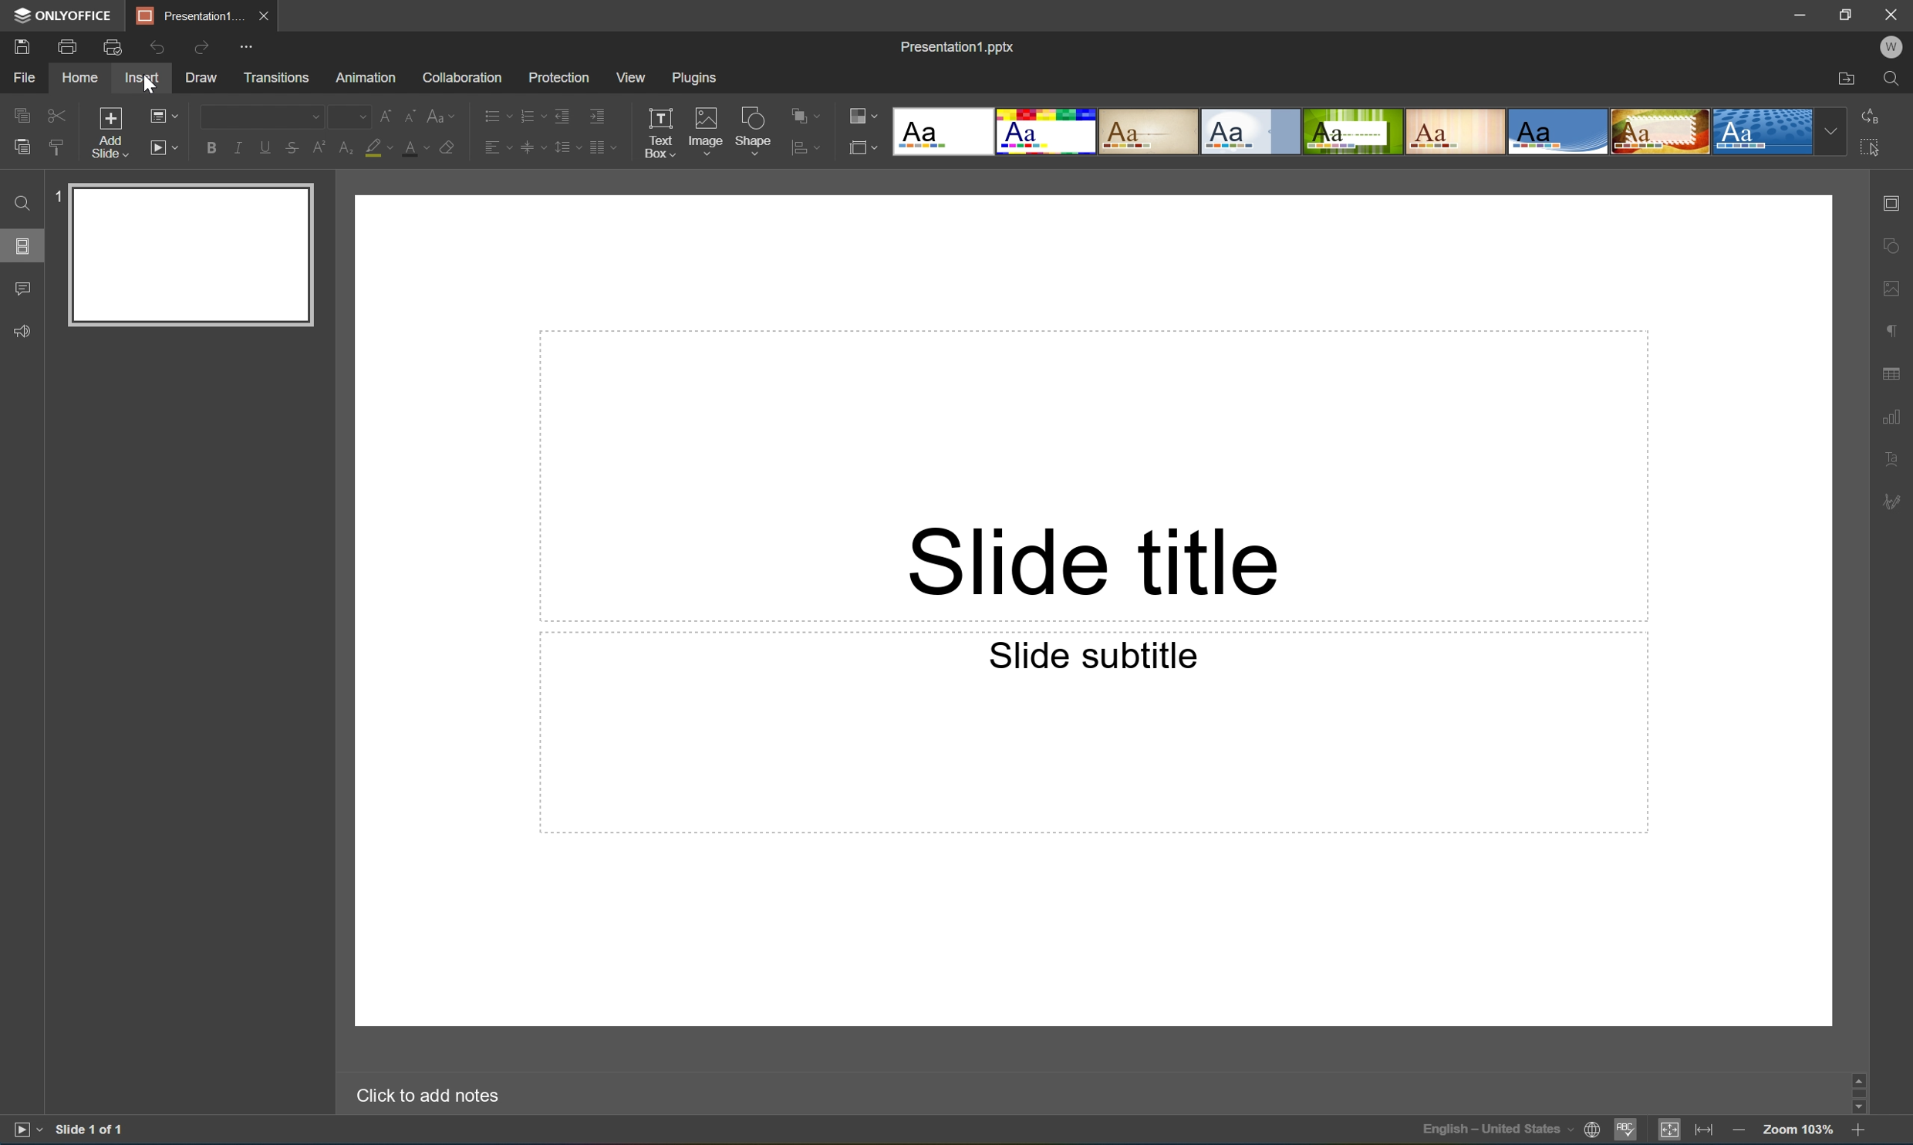 The width and height of the screenshot is (1913, 1145). I want to click on Animation, so click(366, 79).